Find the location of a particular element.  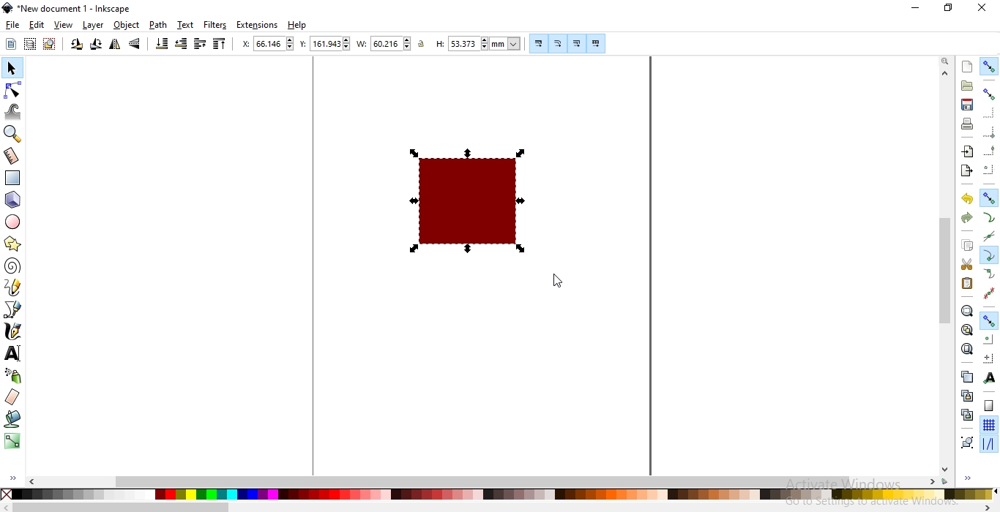

mm is located at coordinates (507, 43).